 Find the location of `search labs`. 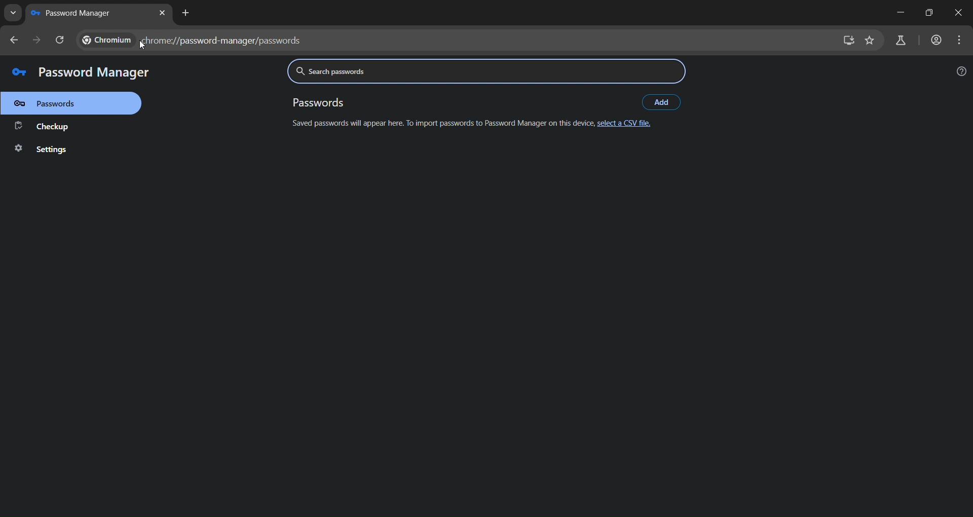

search labs is located at coordinates (899, 41).